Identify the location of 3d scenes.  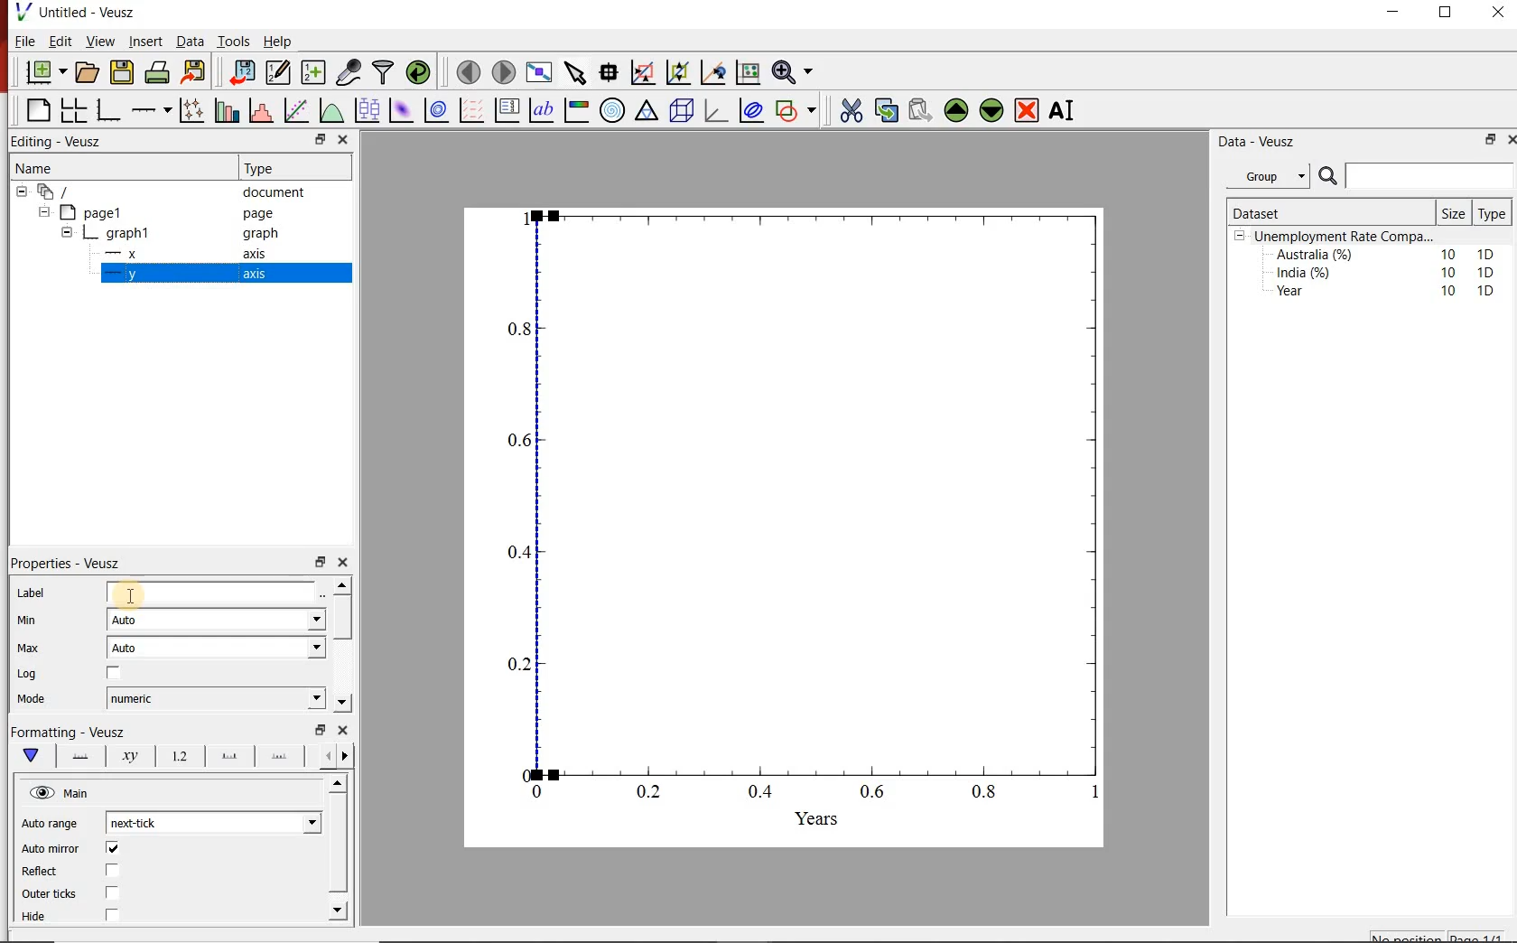
(679, 109).